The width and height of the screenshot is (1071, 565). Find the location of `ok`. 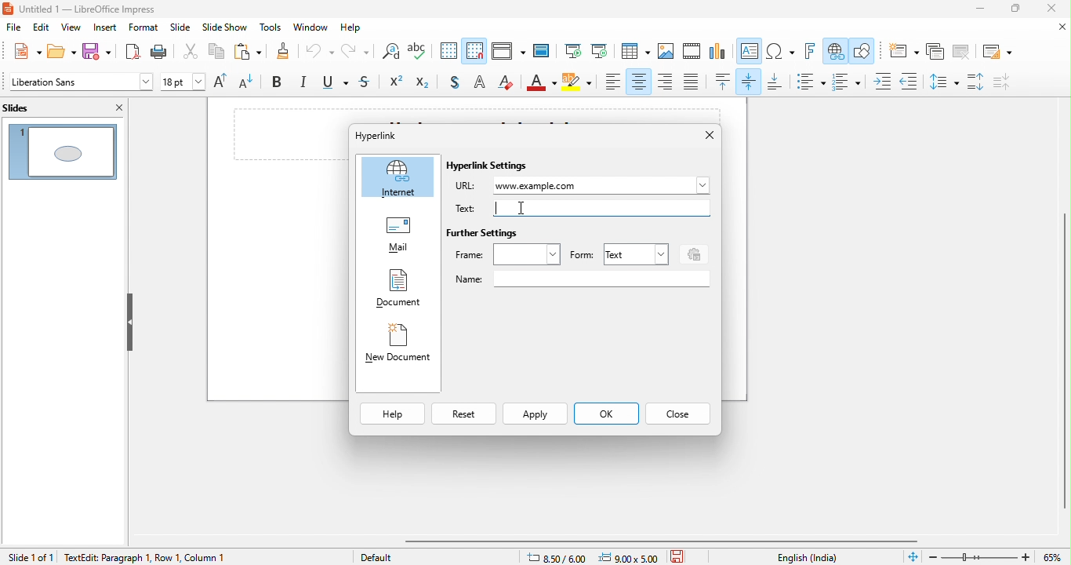

ok is located at coordinates (605, 415).